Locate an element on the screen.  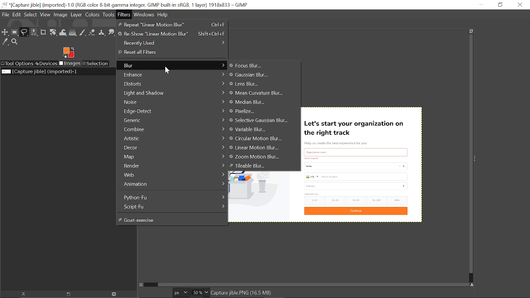
Repeat "Linear motion Blur" is located at coordinates (172, 25).